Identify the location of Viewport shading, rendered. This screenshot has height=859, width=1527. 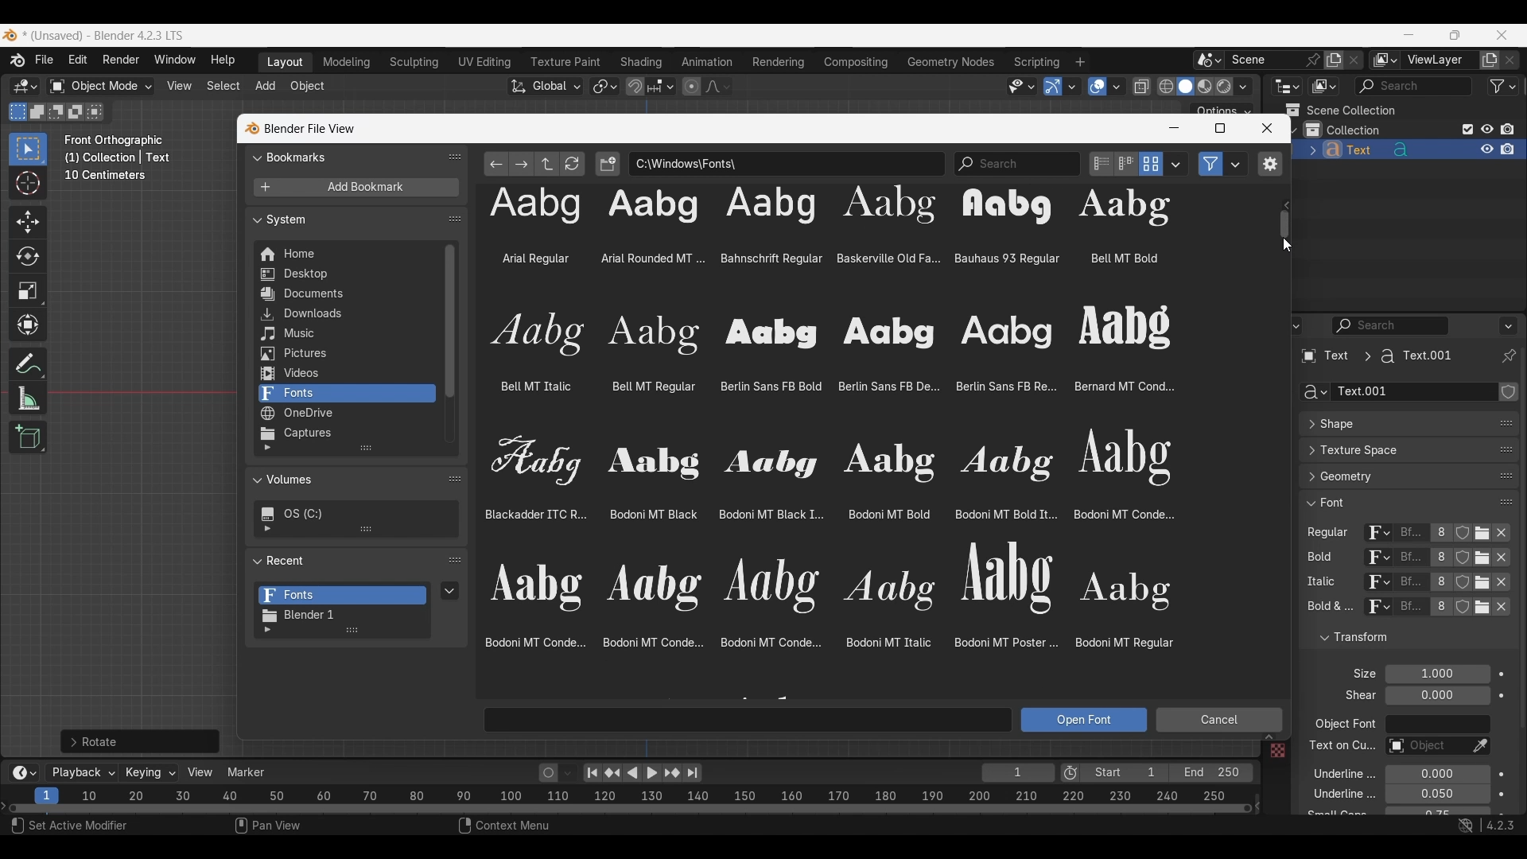
(1223, 86).